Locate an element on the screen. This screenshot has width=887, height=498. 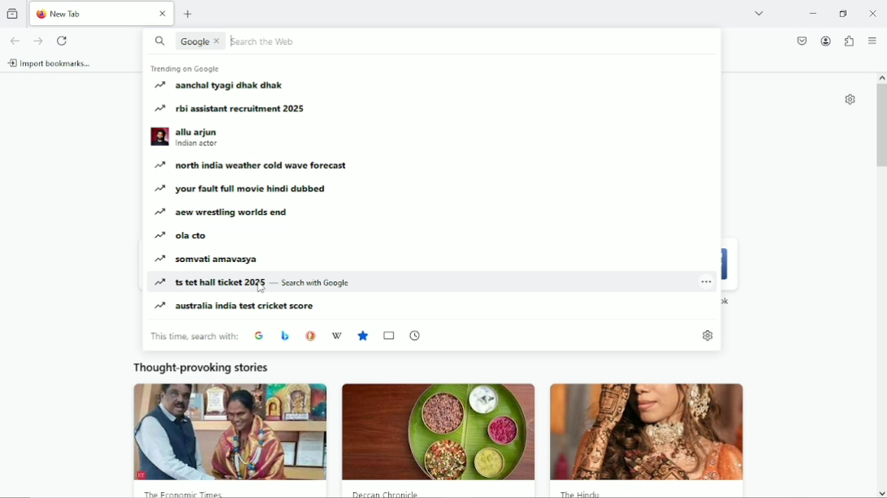
image is located at coordinates (654, 434).